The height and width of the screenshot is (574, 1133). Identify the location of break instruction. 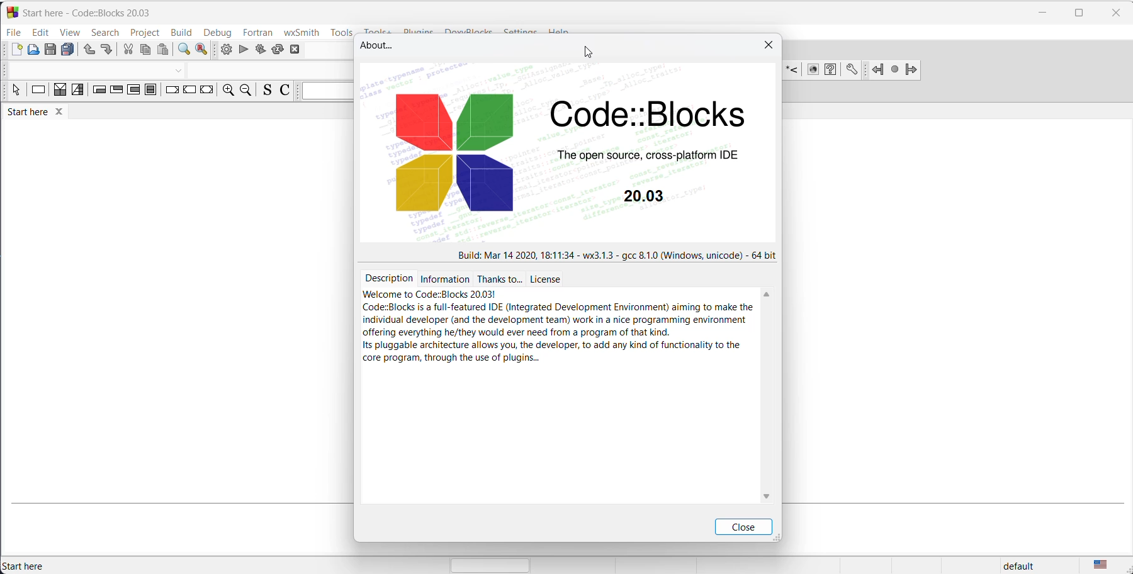
(172, 92).